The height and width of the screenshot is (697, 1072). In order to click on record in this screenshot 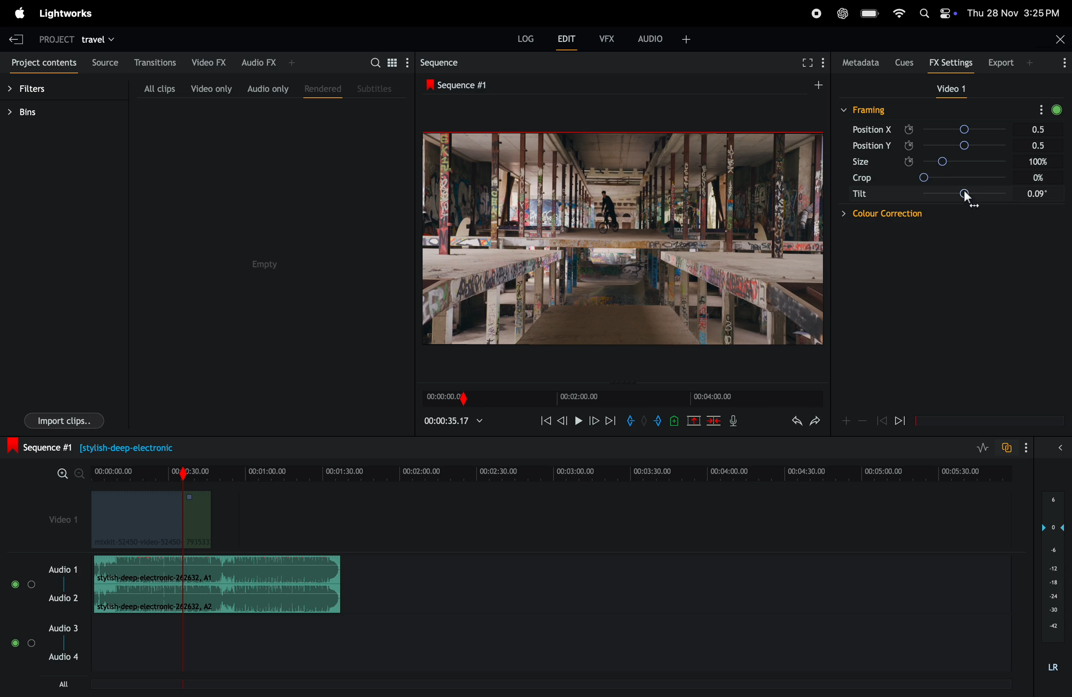, I will do `click(816, 13)`.